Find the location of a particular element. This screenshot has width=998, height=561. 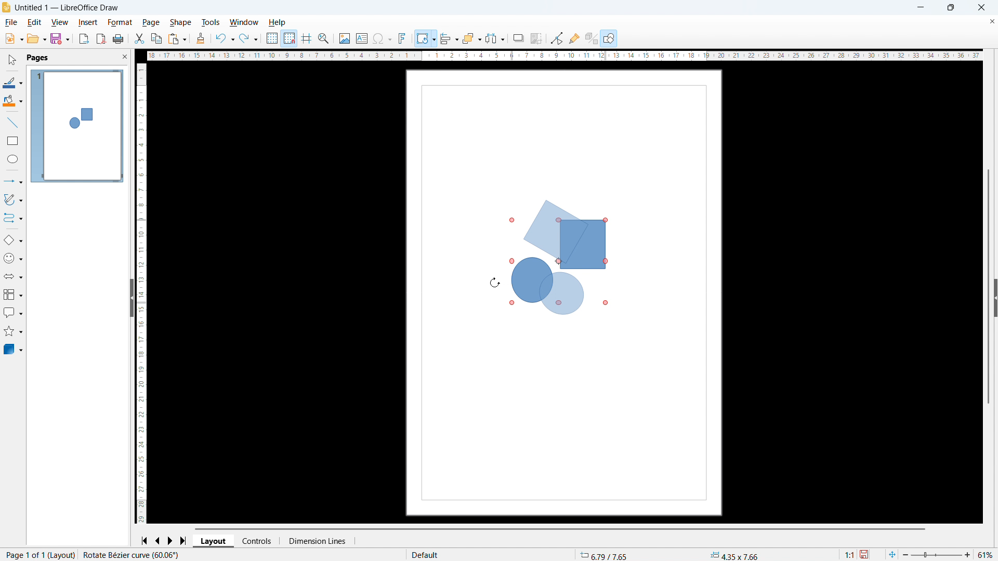

align  is located at coordinates (449, 38).